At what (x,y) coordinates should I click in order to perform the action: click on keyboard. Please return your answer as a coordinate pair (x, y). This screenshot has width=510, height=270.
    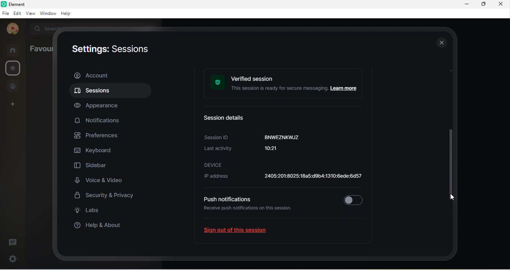
    Looking at the image, I should click on (95, 151).